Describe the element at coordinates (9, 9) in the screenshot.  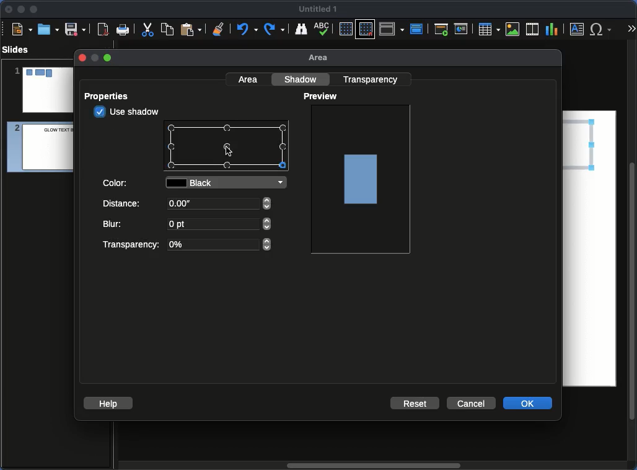
I see `Close` at that location.